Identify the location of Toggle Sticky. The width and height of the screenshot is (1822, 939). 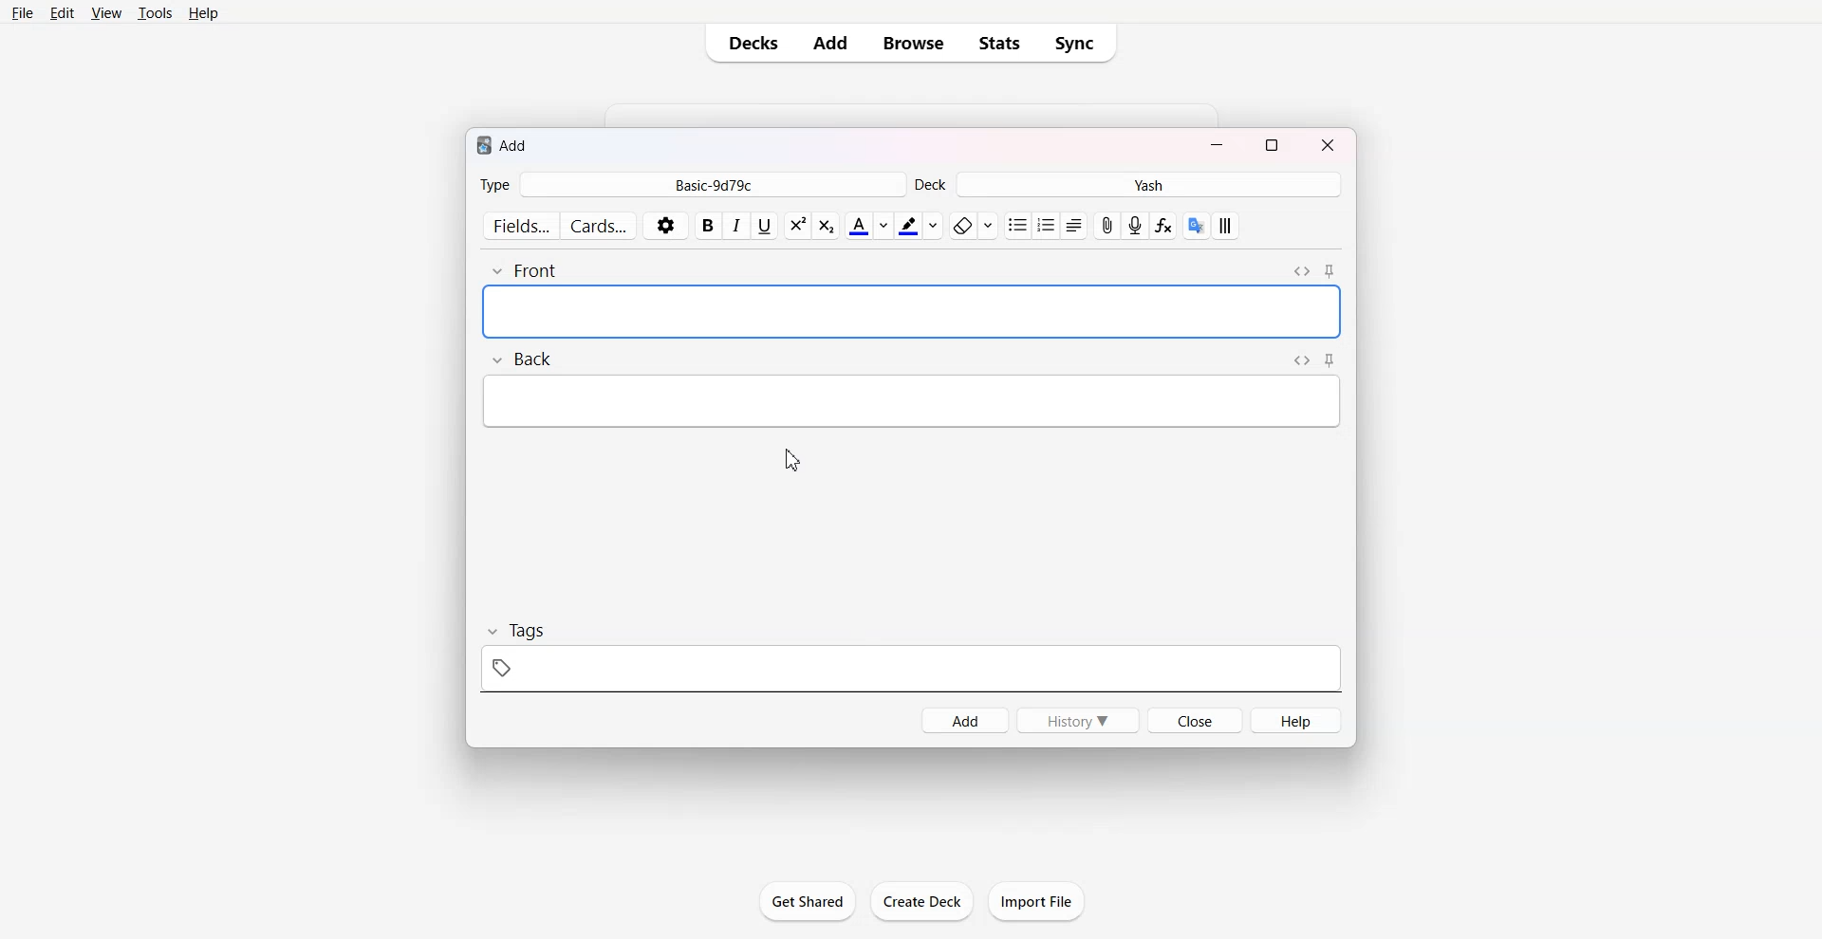
(1329, 271).